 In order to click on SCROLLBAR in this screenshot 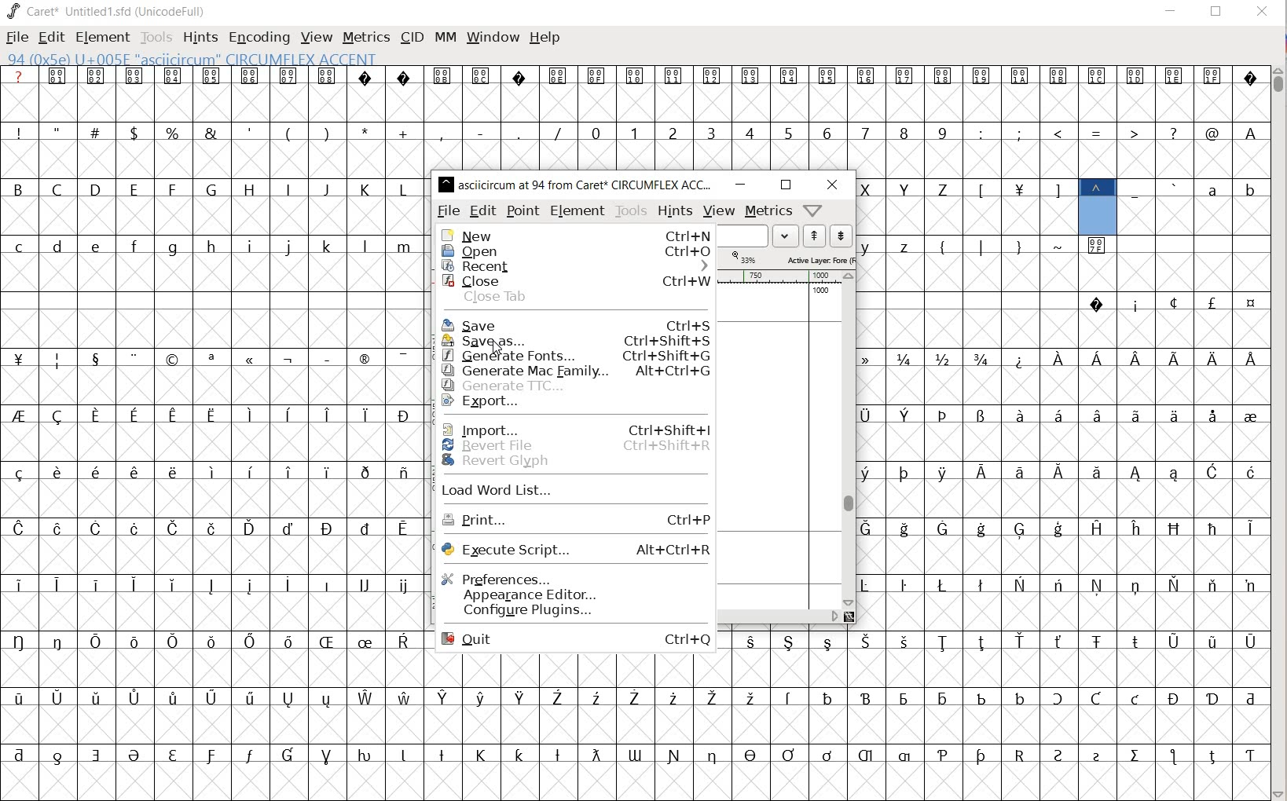, I will do `click(1279, 431)`.